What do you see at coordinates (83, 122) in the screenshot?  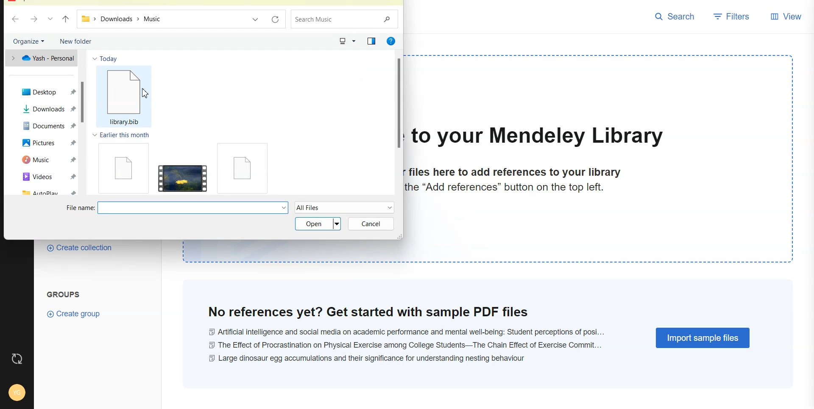 I see `Vertical scroll bar` at bounding box center [83, 122].